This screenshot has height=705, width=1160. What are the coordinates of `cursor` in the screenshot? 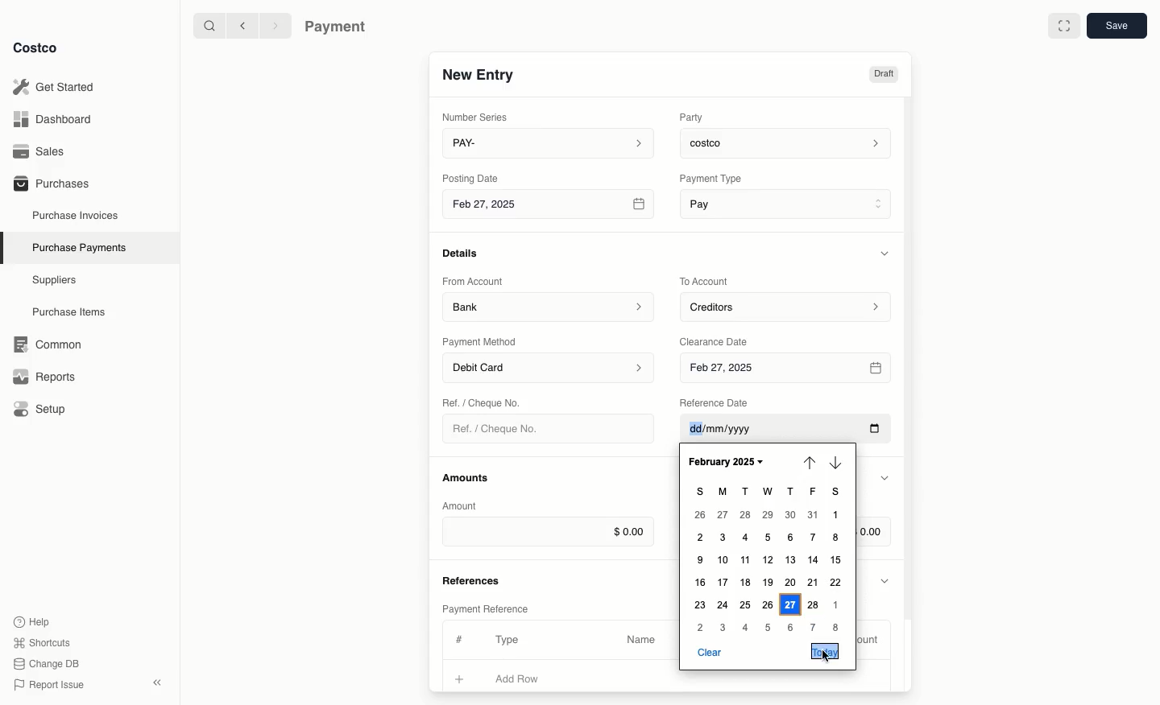 It's located at (827, 658).